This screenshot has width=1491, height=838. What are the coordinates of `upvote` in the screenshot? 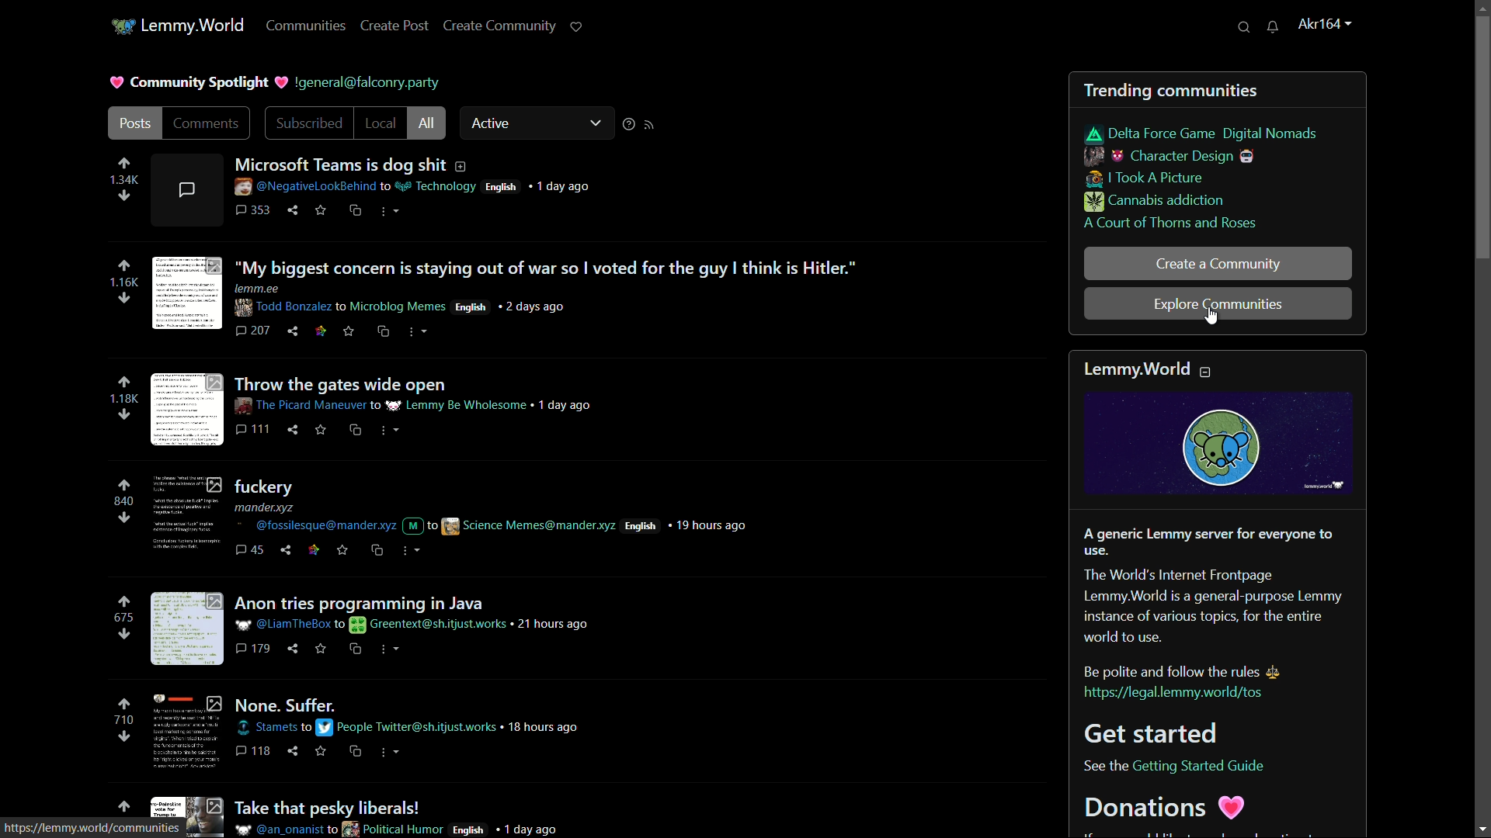 It's located at (123, 163).